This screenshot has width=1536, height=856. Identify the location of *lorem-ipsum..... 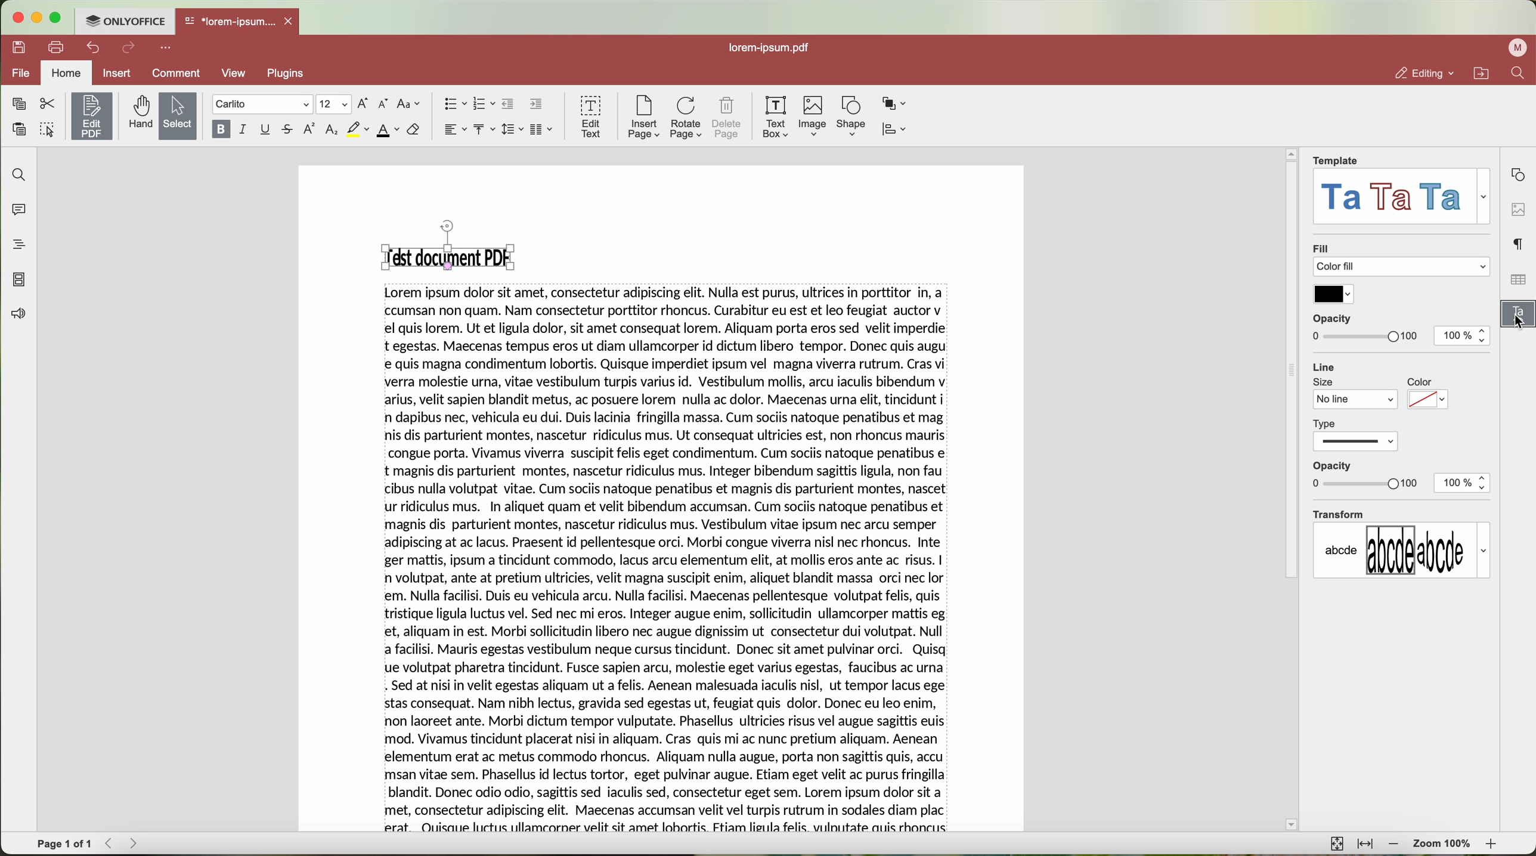
(230, 20).